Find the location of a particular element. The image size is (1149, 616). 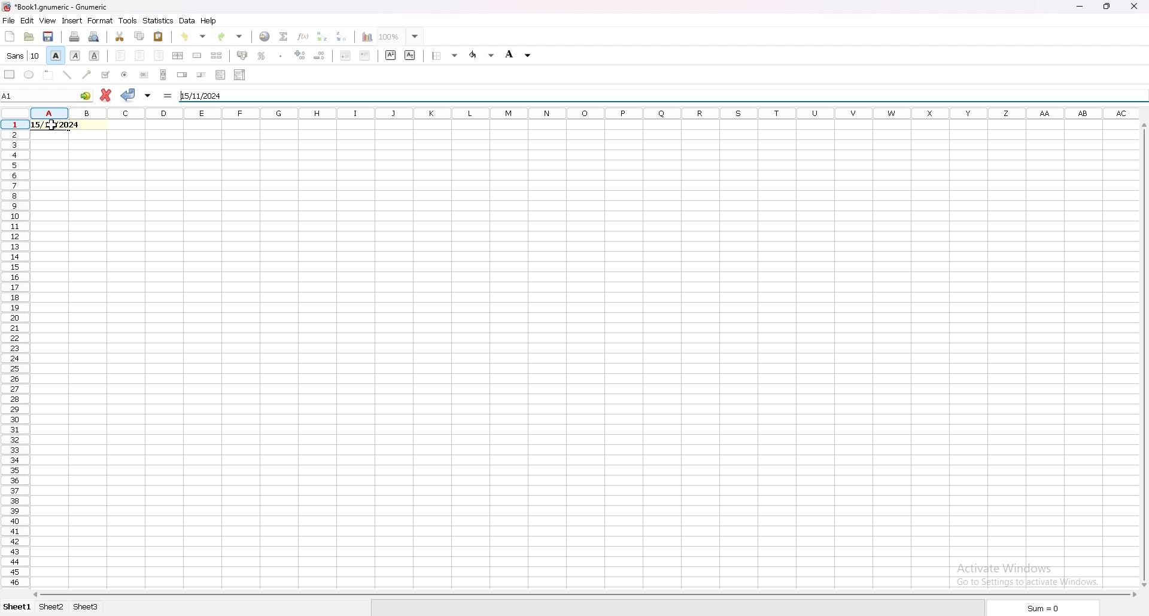

radio button is located at coordinates (124, 75).